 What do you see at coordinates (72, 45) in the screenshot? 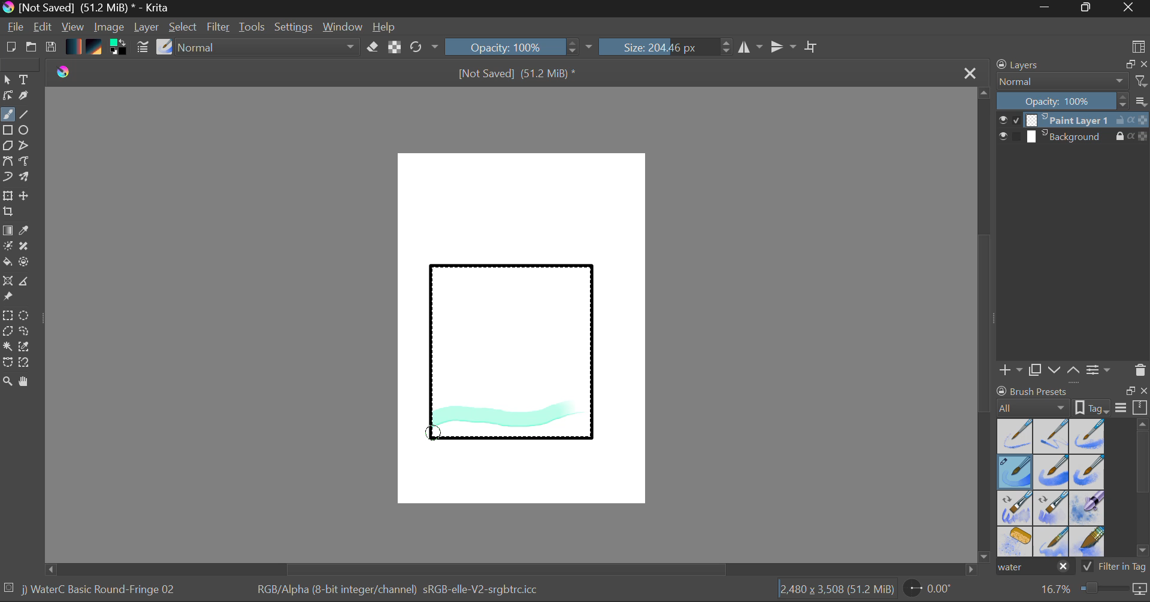
I see `Gradient` at bounding box center [72, 45].